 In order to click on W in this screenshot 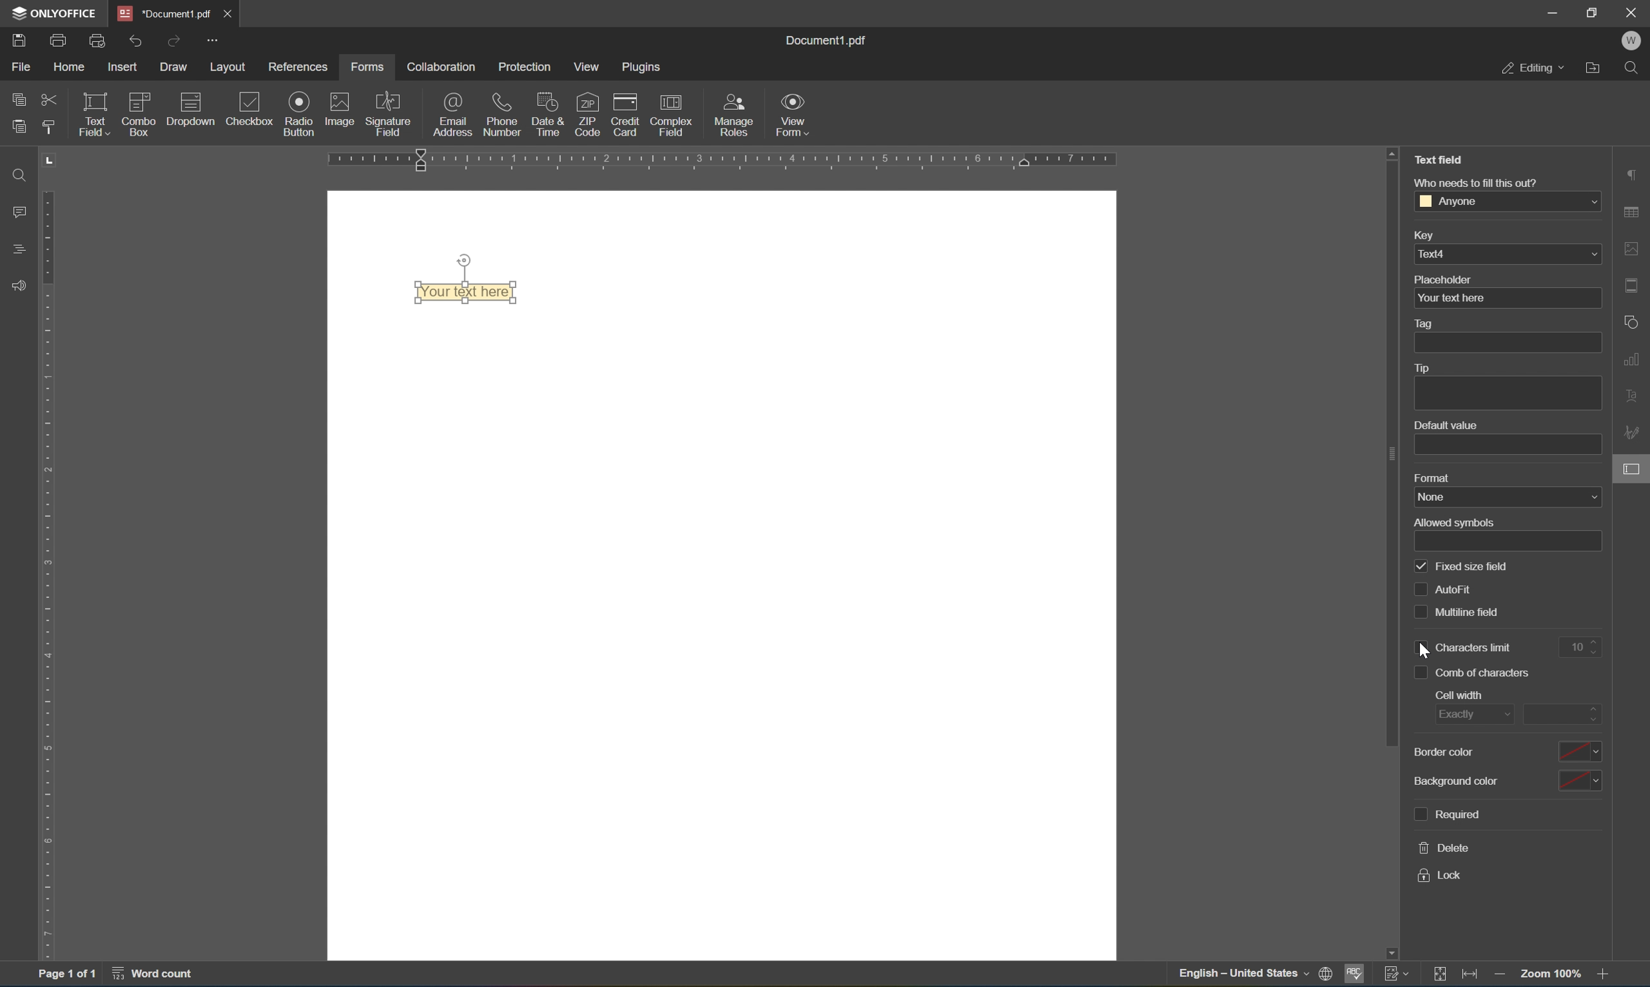, I will do `click(1631, 42)`.